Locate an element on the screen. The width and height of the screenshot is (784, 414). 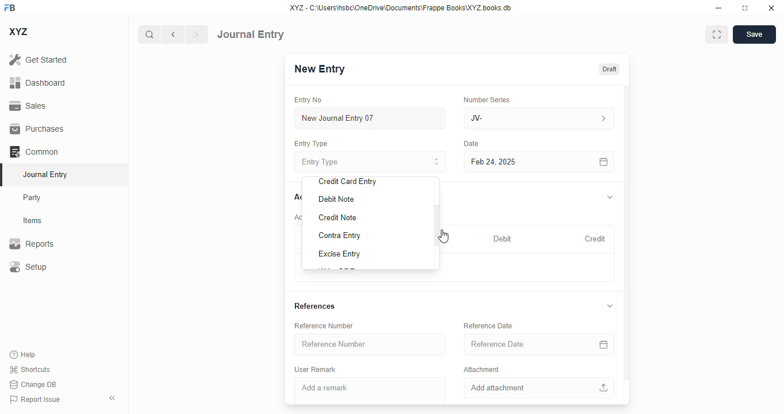
FB - logo is located at coordinates (10, 7).